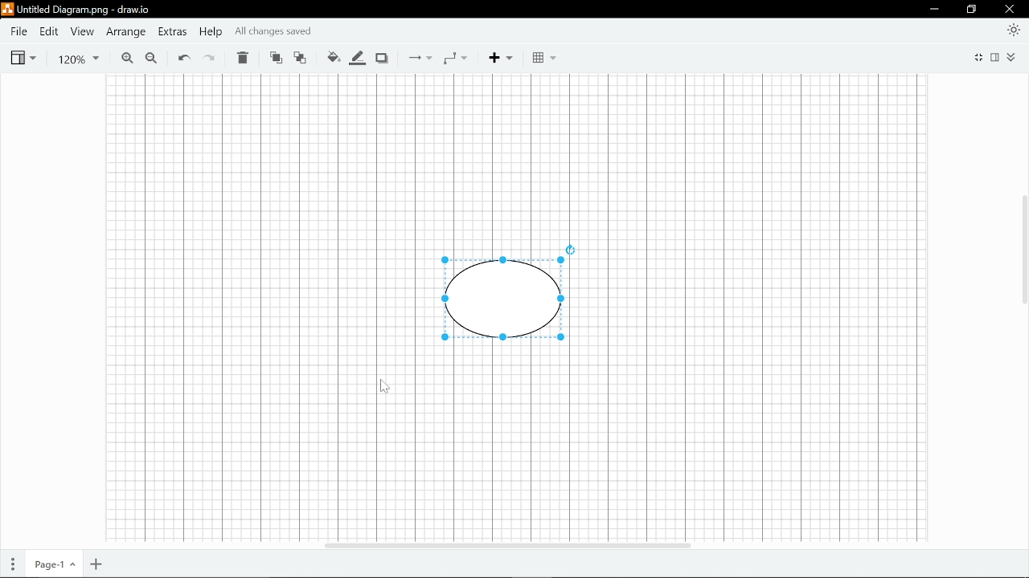 The height and width of the screenshot is (578, 1029). Describe the element at coordinates (208, 56) in the screenshot. I see `redo` at that location.